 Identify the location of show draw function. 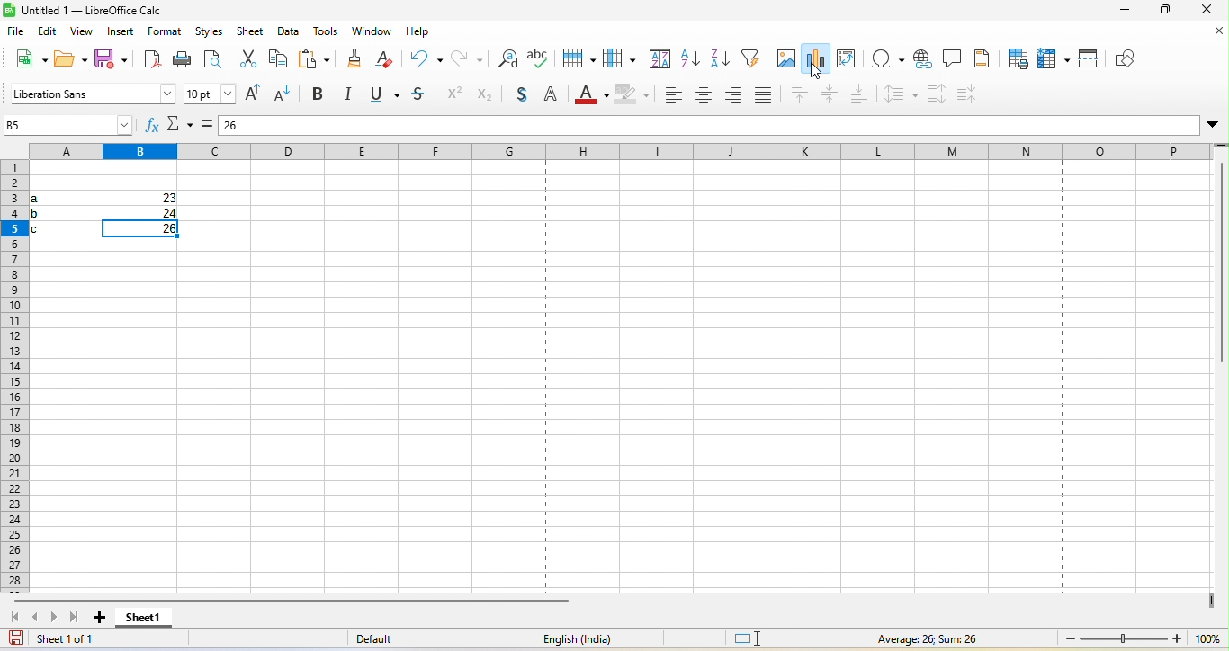
(1129, 56).